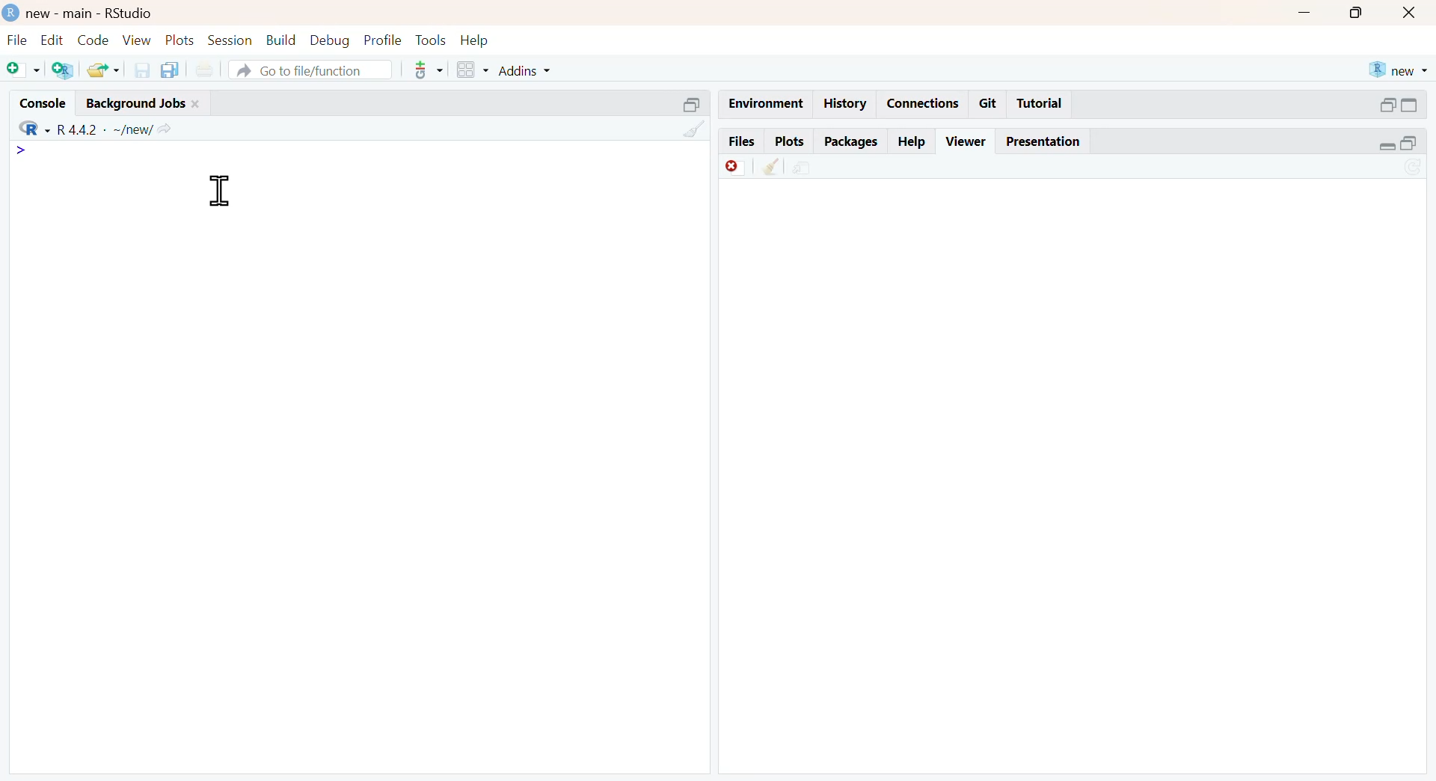 This screenshot has width=1436, height=781. I want to click on minimise, so click(1304, 13).